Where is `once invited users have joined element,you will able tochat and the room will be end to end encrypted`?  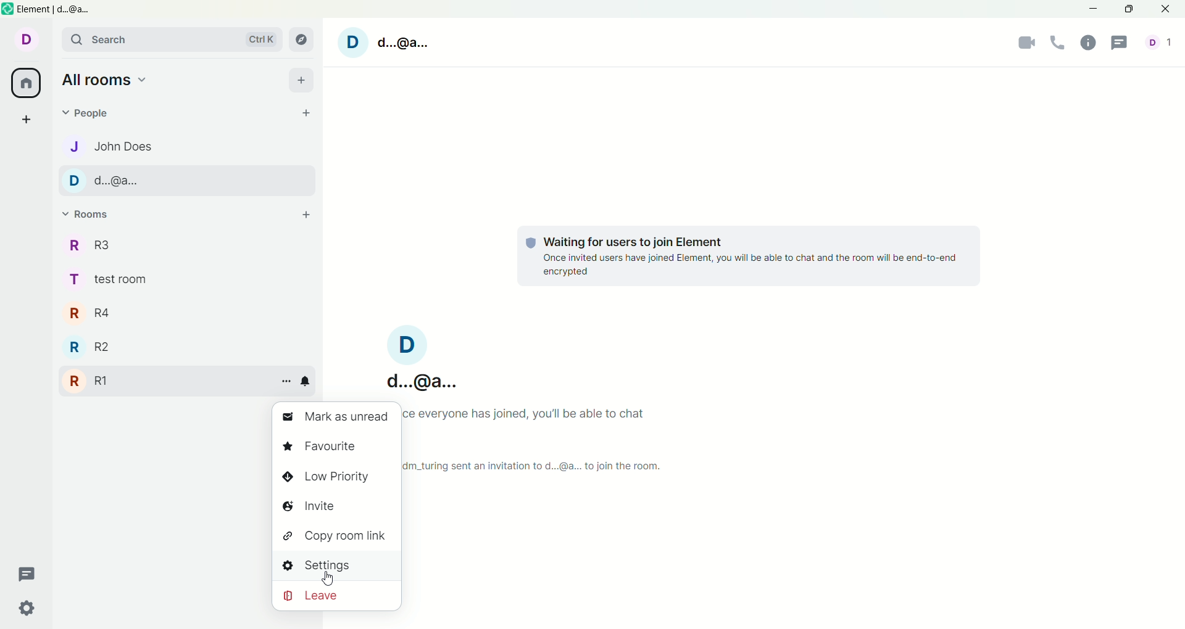 once invited users have joined element,you will able tochat and the room will be end to end encrypted is located at coordinates (755, 268).